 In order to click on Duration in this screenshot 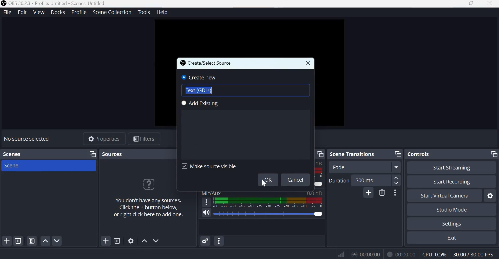, I will do `click(339, 181)`.